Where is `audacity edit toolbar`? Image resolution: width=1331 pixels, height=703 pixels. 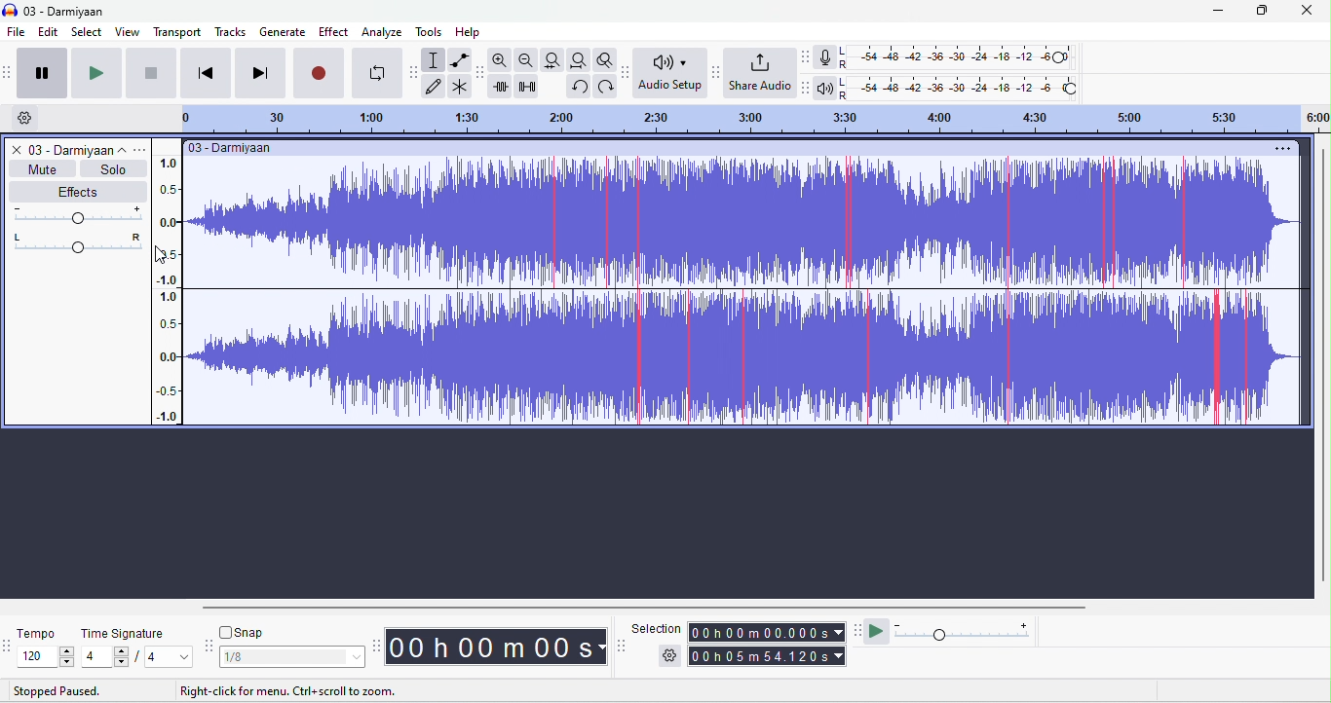 audacity edit toolbar is located at coordinates (480, 73).